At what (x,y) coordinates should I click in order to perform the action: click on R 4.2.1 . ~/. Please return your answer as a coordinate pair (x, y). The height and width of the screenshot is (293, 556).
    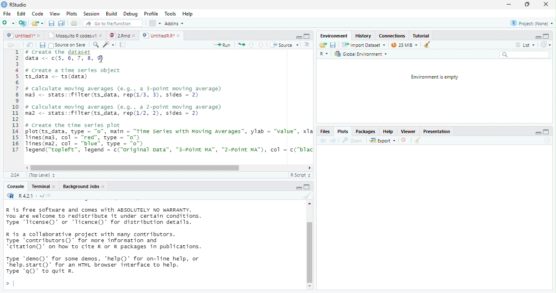
    Looking at the image, I should click on (30, 195).